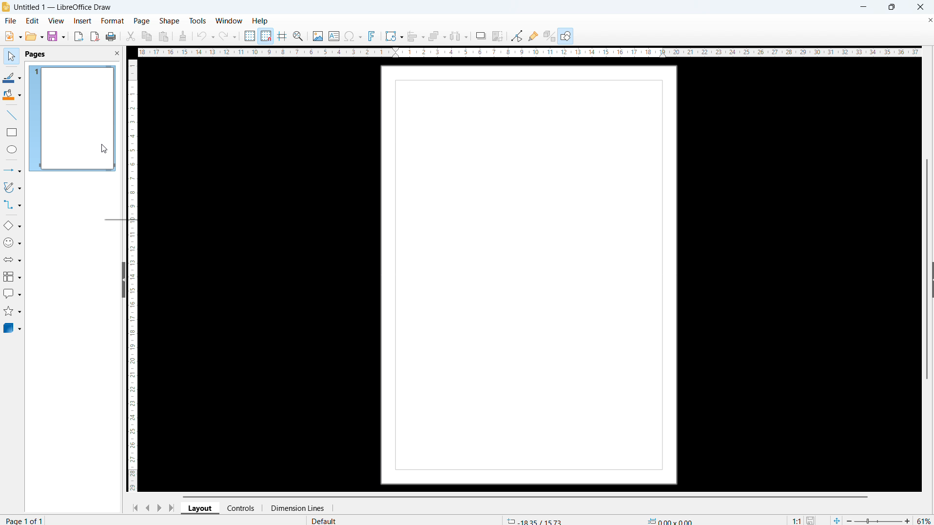 This screenshot has width=934, height=525. What do you see at coordinates (266, 36) in the screenshot?
I see `Snap to grid ` at bounding box center [266, 36].